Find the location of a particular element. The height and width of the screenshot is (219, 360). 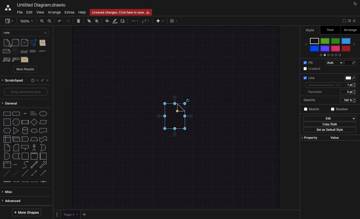

Full screen is located at coordinates (344, 21).